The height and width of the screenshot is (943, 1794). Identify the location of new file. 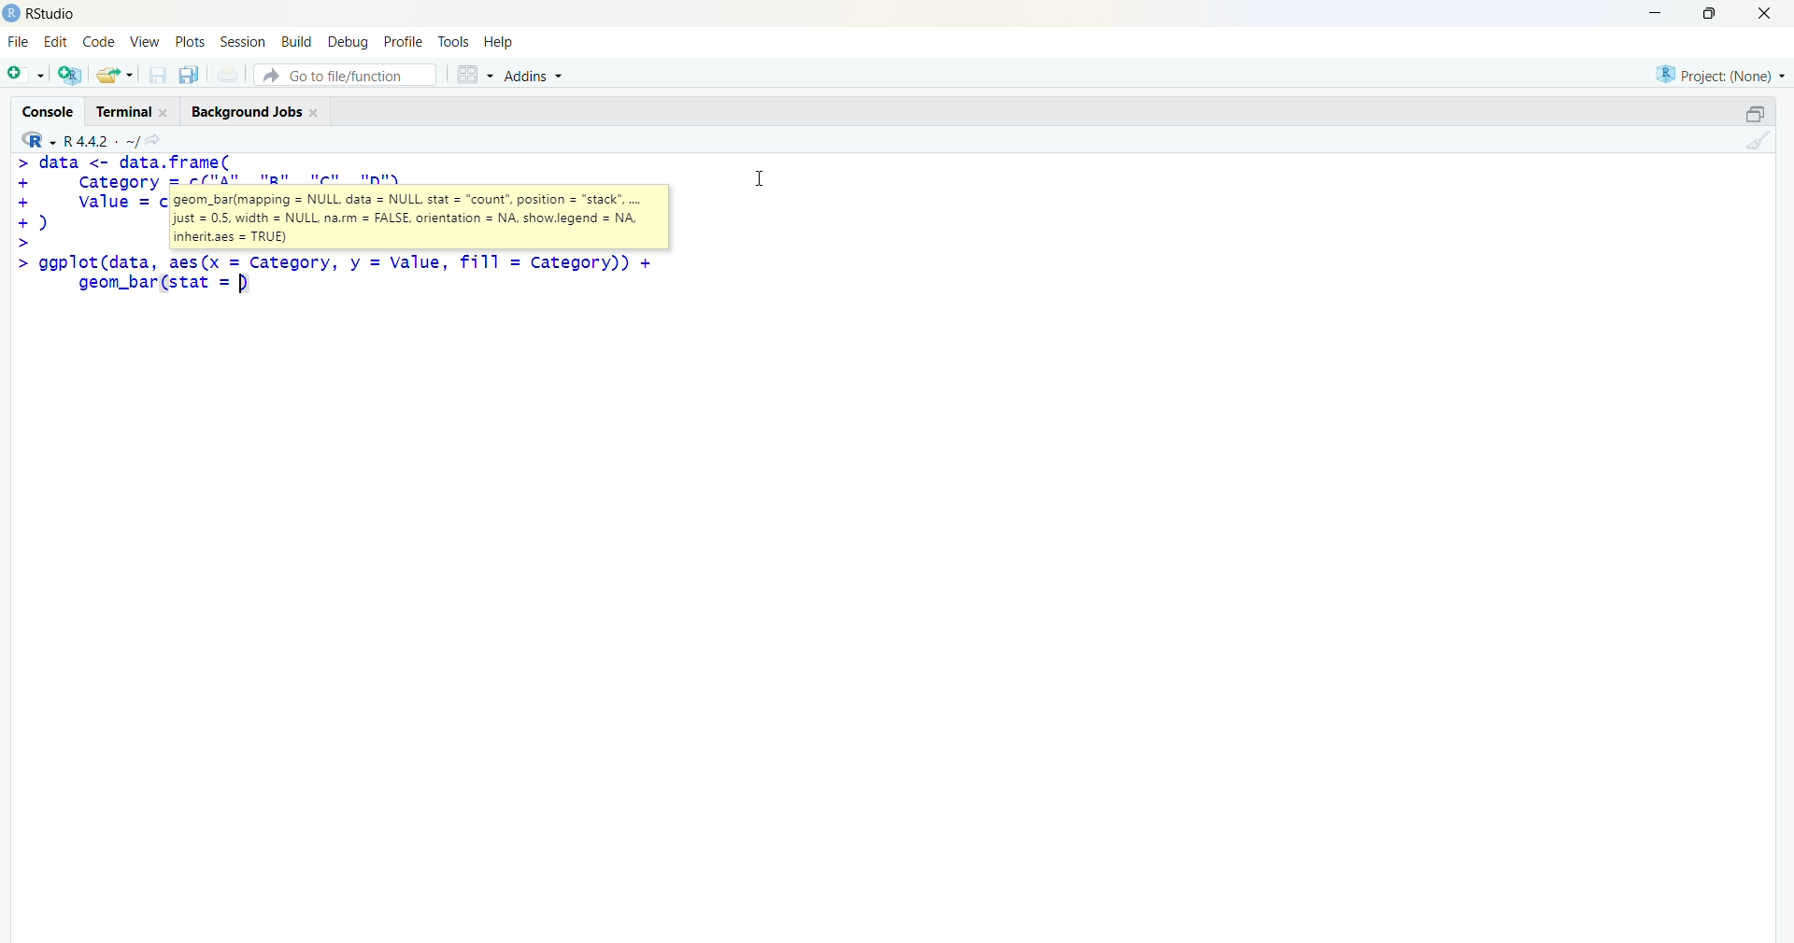
(25, 72).